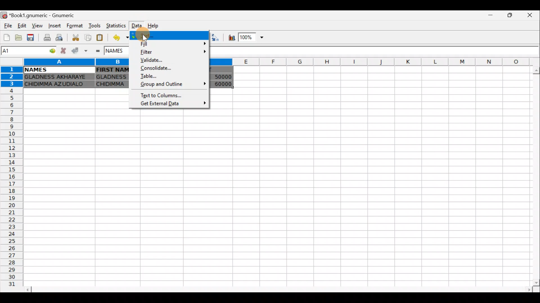  I want to click on Help, so click(157, 24).